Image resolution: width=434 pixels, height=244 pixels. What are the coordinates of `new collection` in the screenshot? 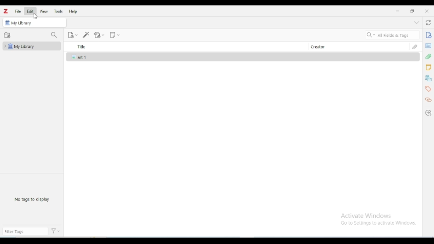 It's located at (7, 35).